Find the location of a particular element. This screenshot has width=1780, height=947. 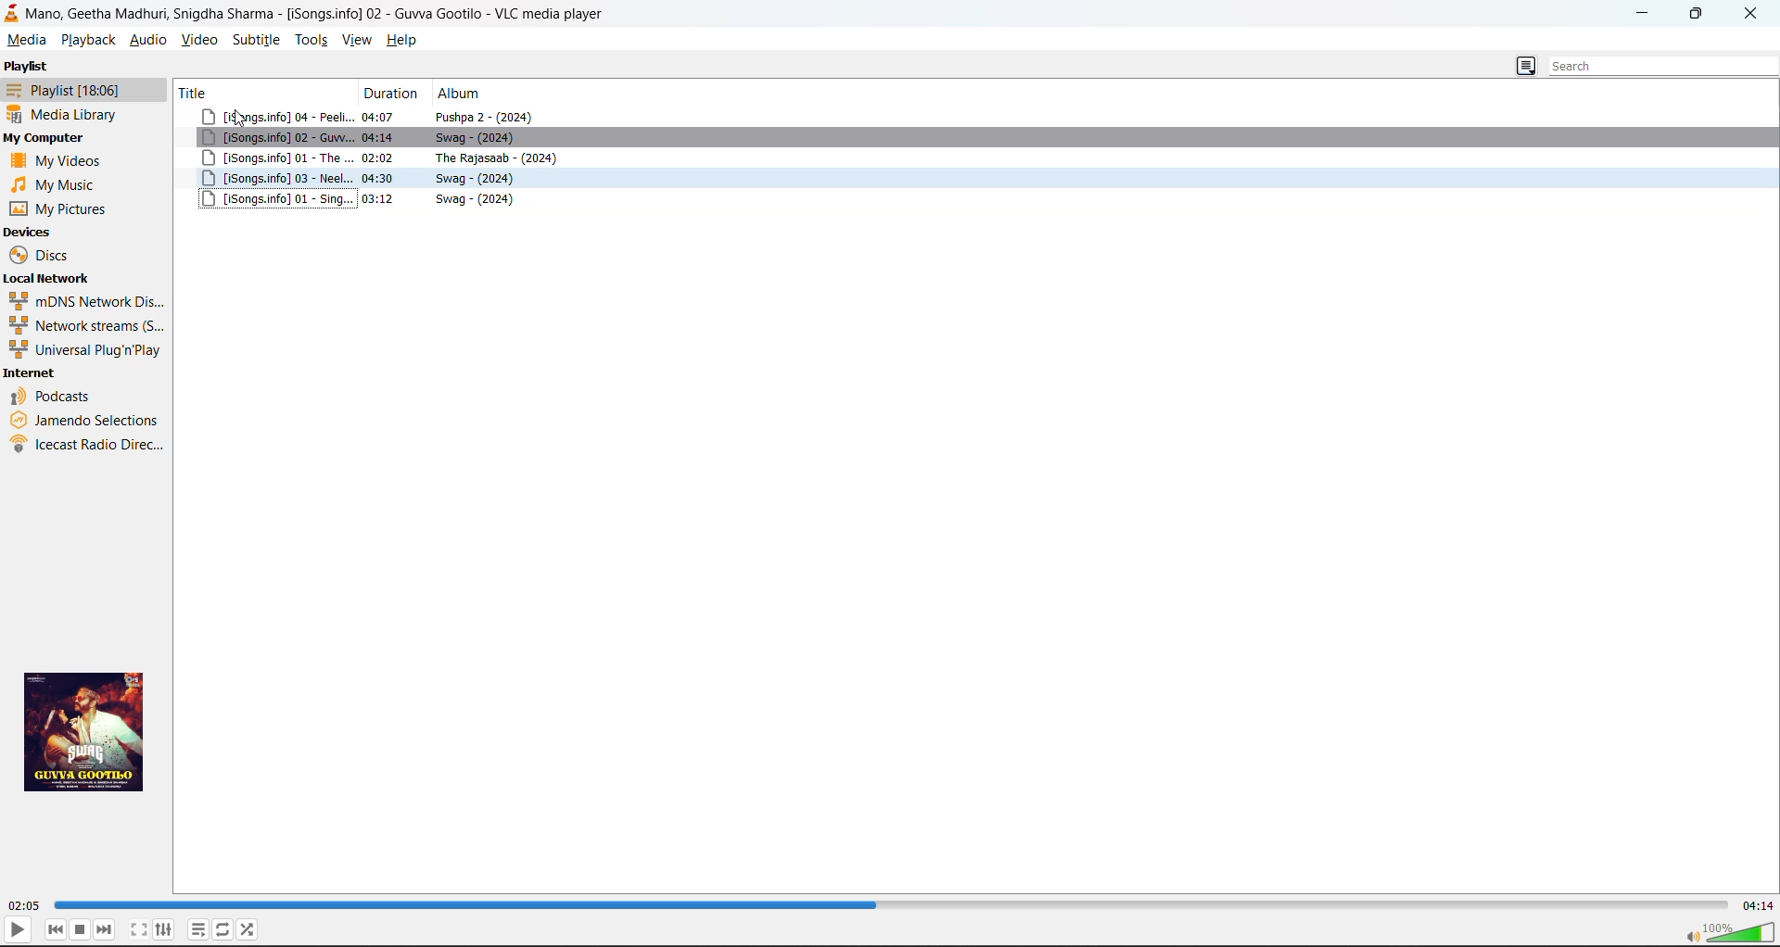

universal plug n play is located at coordinates (83, 350).